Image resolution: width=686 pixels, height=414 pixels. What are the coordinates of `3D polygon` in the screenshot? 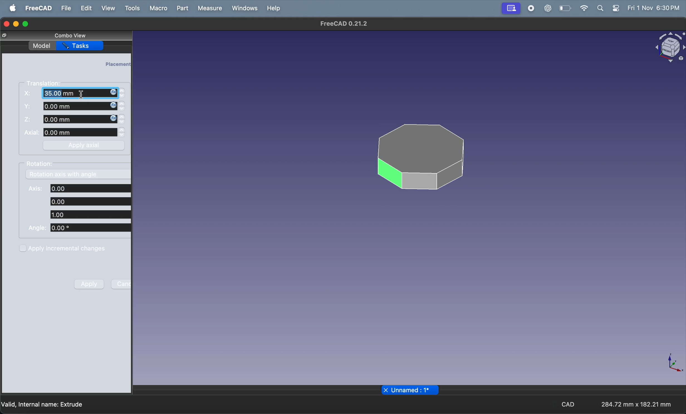 It's located at (419, 157).